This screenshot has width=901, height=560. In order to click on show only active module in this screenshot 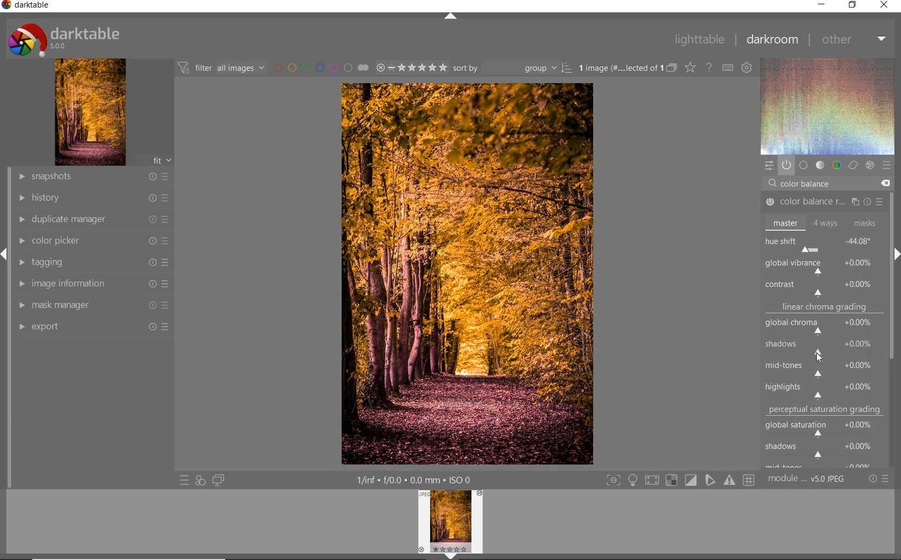, I will do `click(786, 165)`.